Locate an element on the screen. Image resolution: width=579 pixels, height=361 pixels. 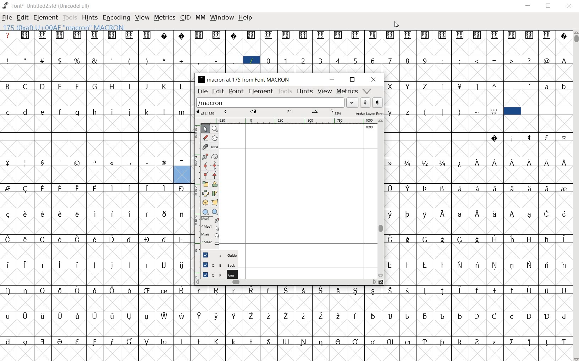
Symbol is located at coordinates (494, 239).